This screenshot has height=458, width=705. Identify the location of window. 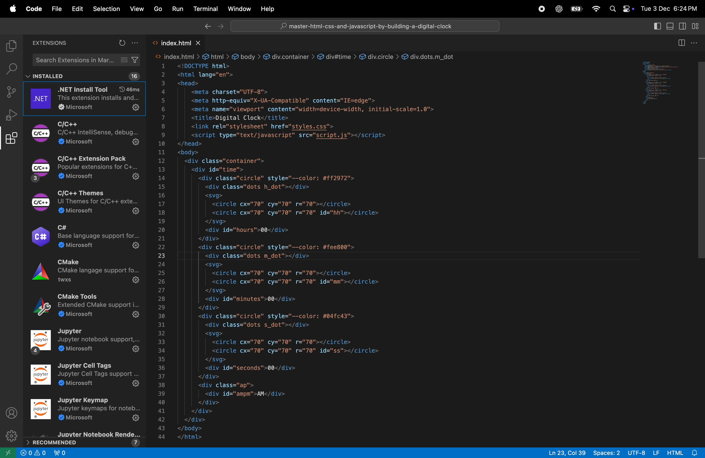
(239, 9).